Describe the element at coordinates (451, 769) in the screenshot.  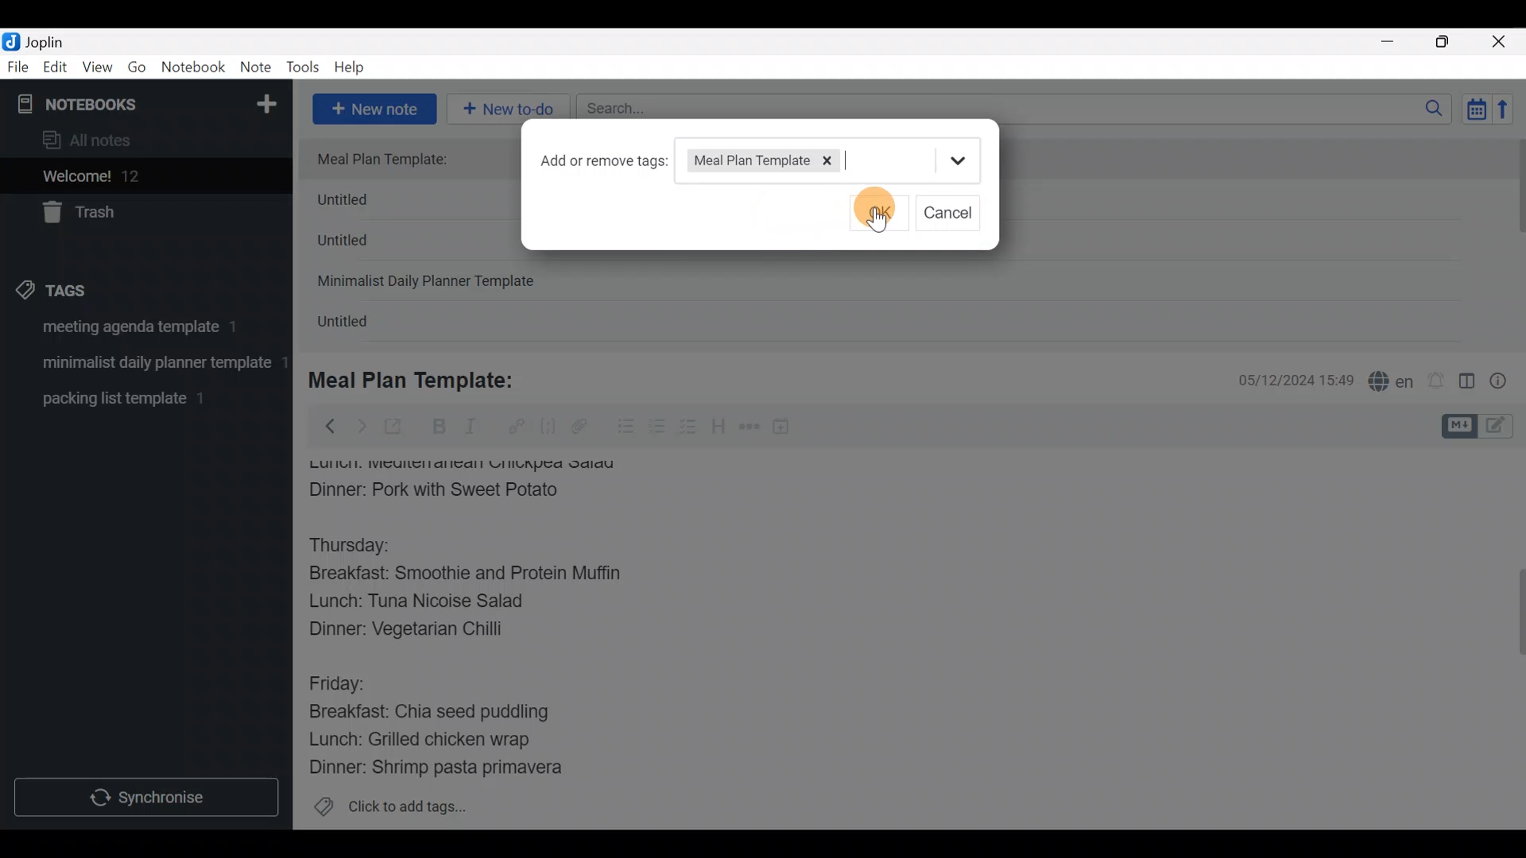
I see `Dinner: Shrimp pasta primavera` at that location.